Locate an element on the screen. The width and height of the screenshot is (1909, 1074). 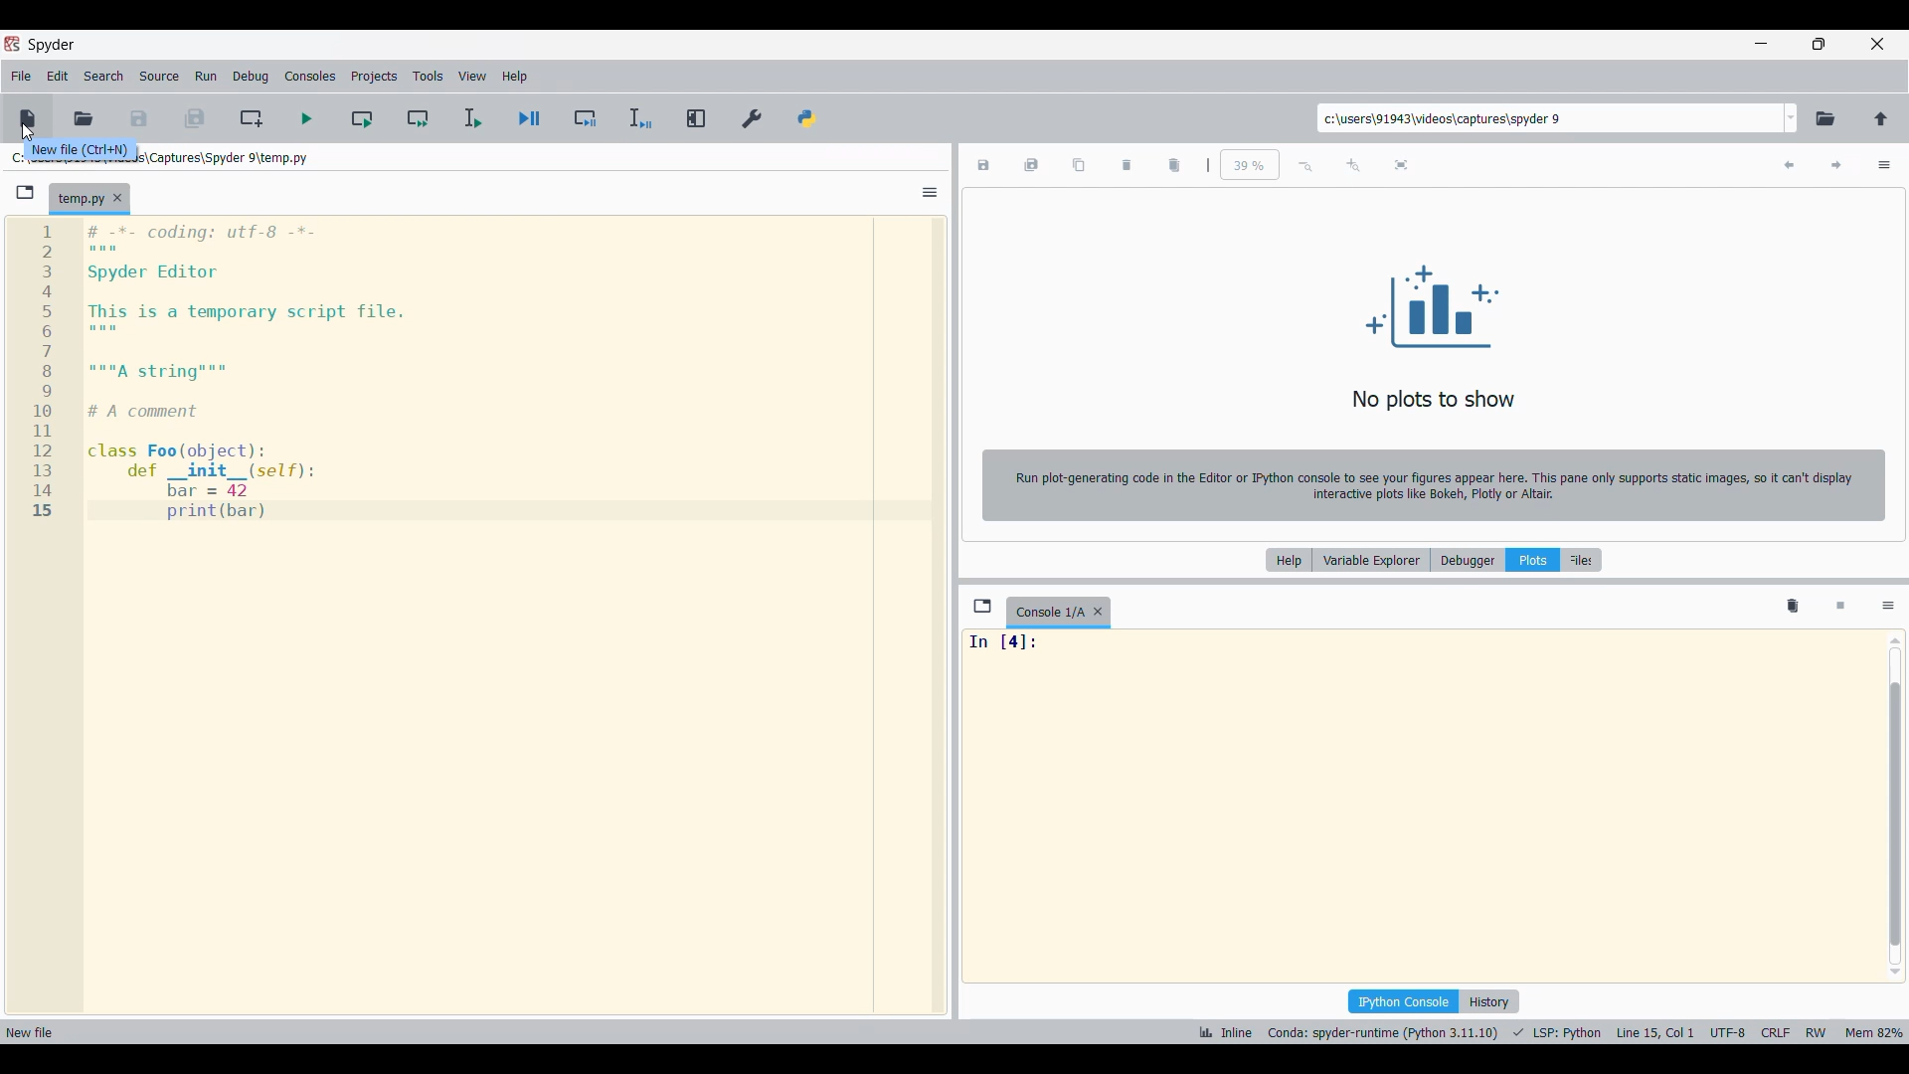
Run menu is located at coordinates (206, 77).